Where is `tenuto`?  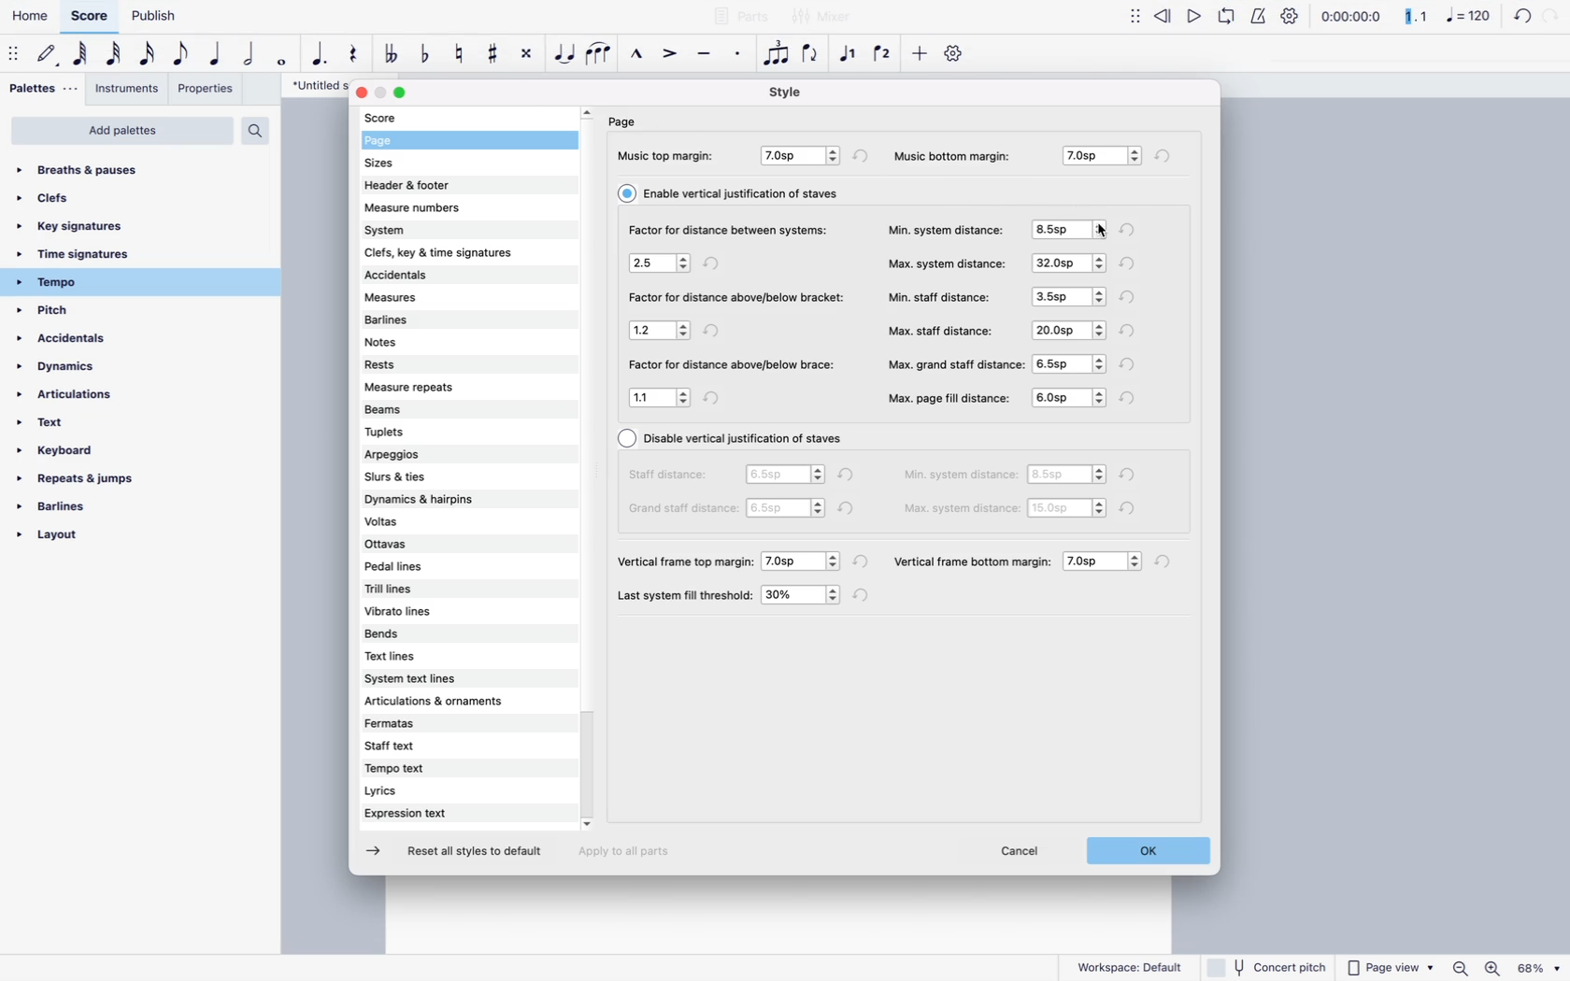 tenuto is located at coordinates (707, 54).